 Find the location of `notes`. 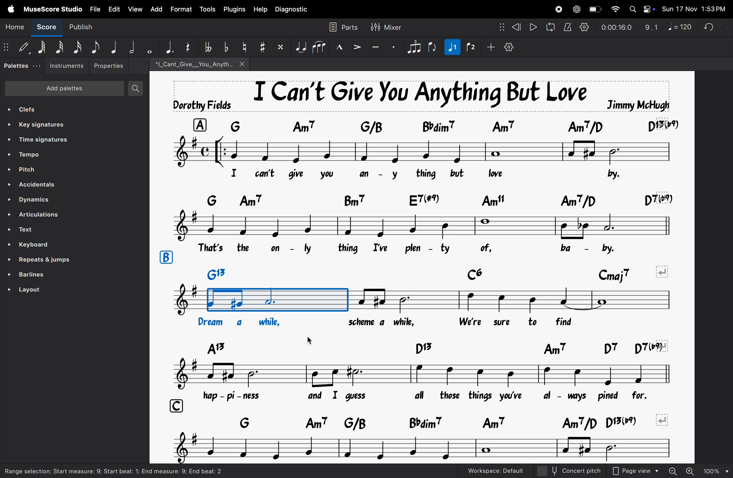

notes is located at coordinates (419, 224).